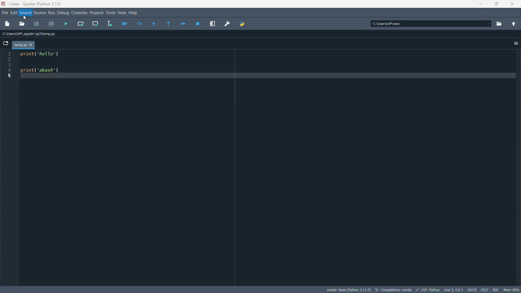 This screenshot has height=293, width=521. Describe the element at coordinates (515, 43) in the screenshot. I see `options` at that location.